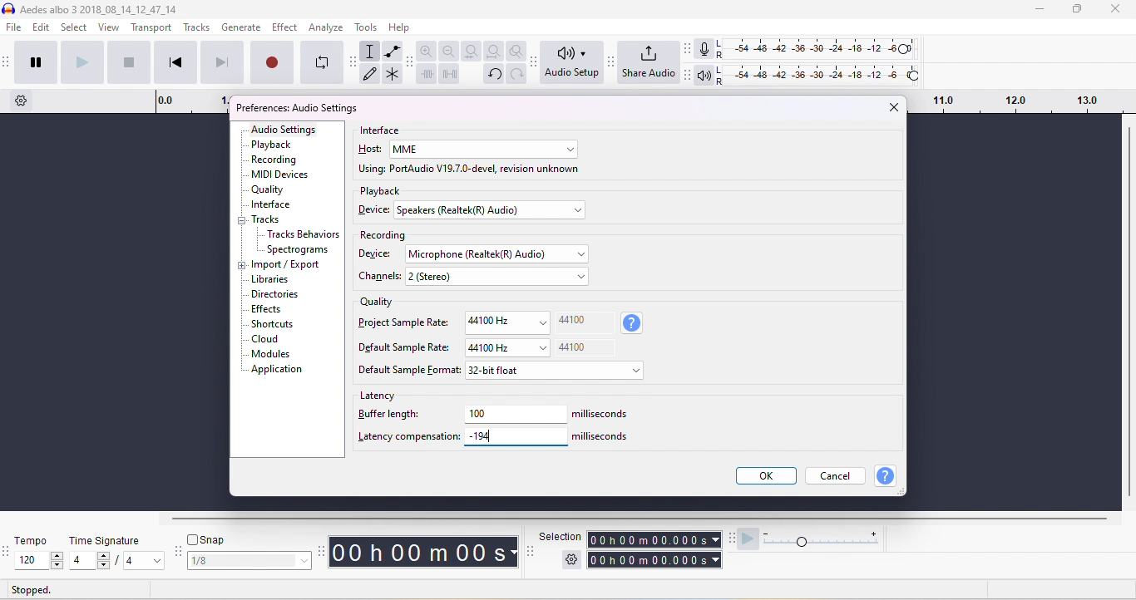 The image size is (1136, 600). I want to click on play, so click(81, 61).